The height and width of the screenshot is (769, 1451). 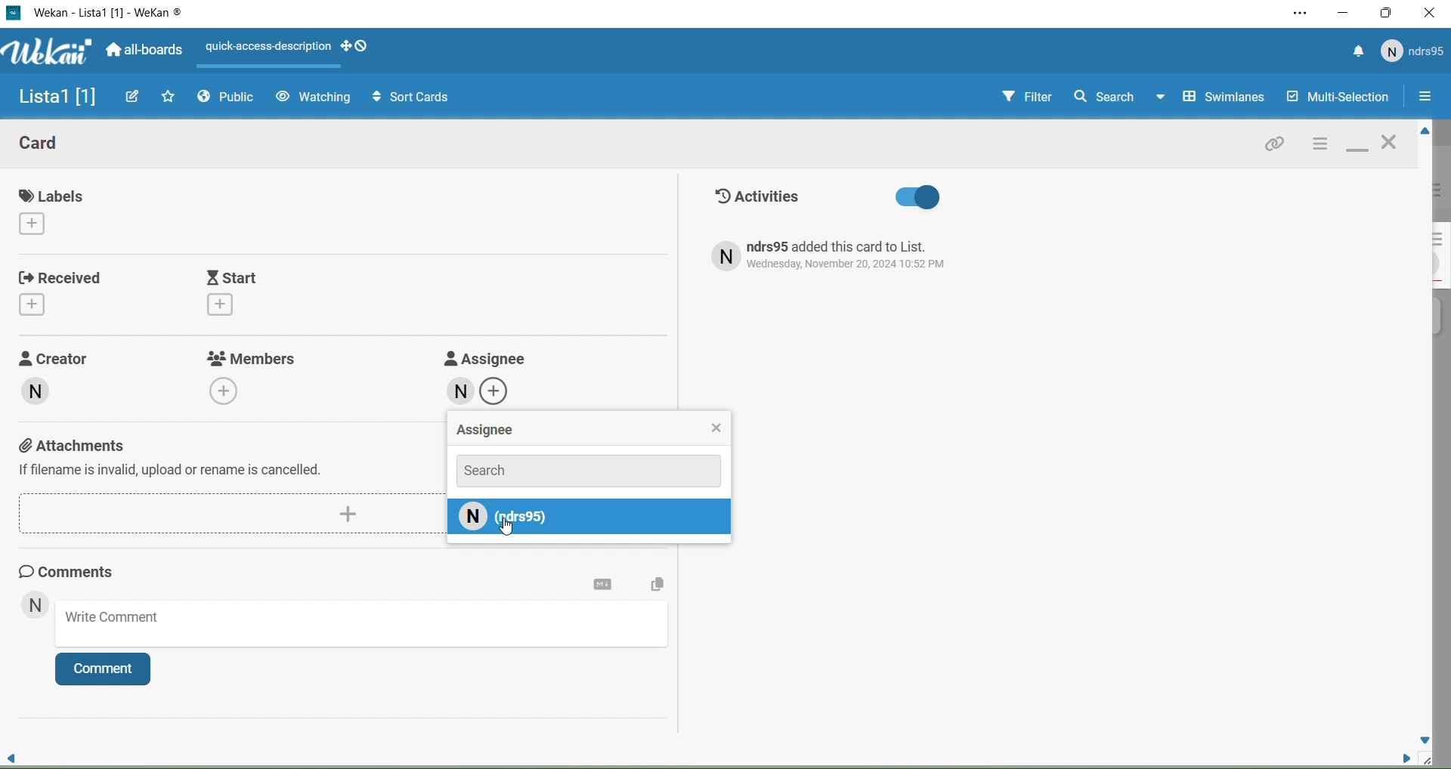 I want to click on move up, so click(x=1422, y=132).